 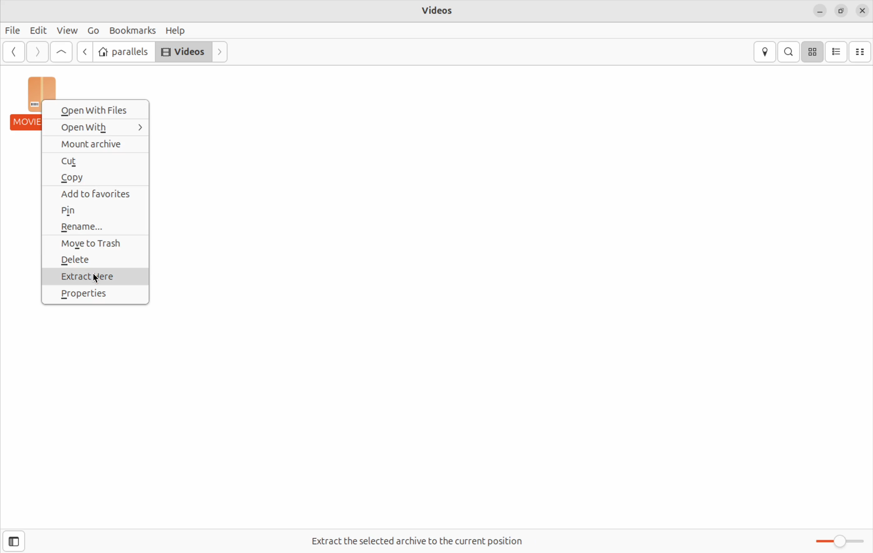 What do you see at coordinates (820, 12) in the screenshot?
I see `minimize` at bounding box center [820, 12].